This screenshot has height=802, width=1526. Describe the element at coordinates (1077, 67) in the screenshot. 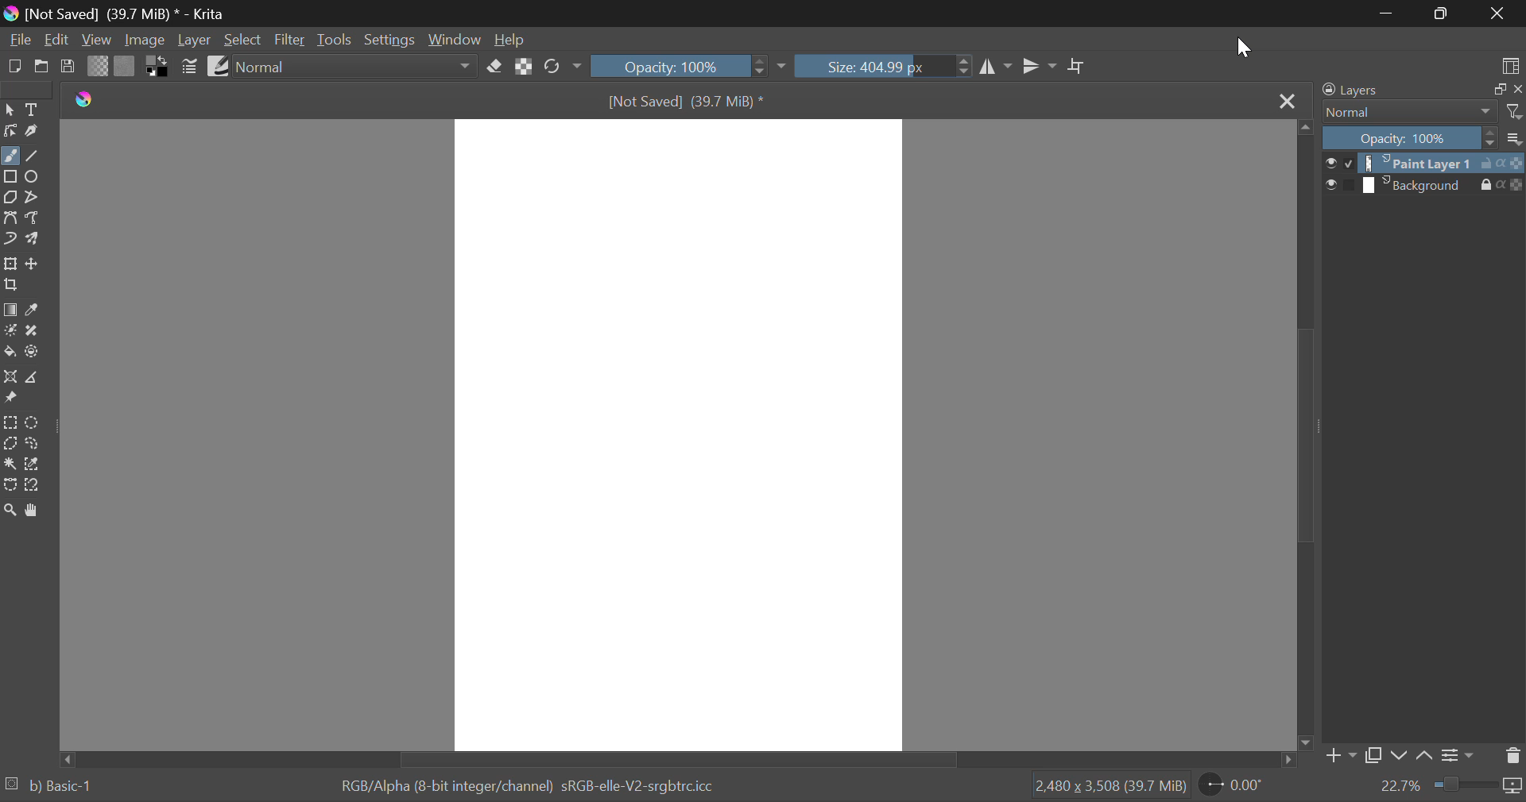

I see `Crop` at that location.